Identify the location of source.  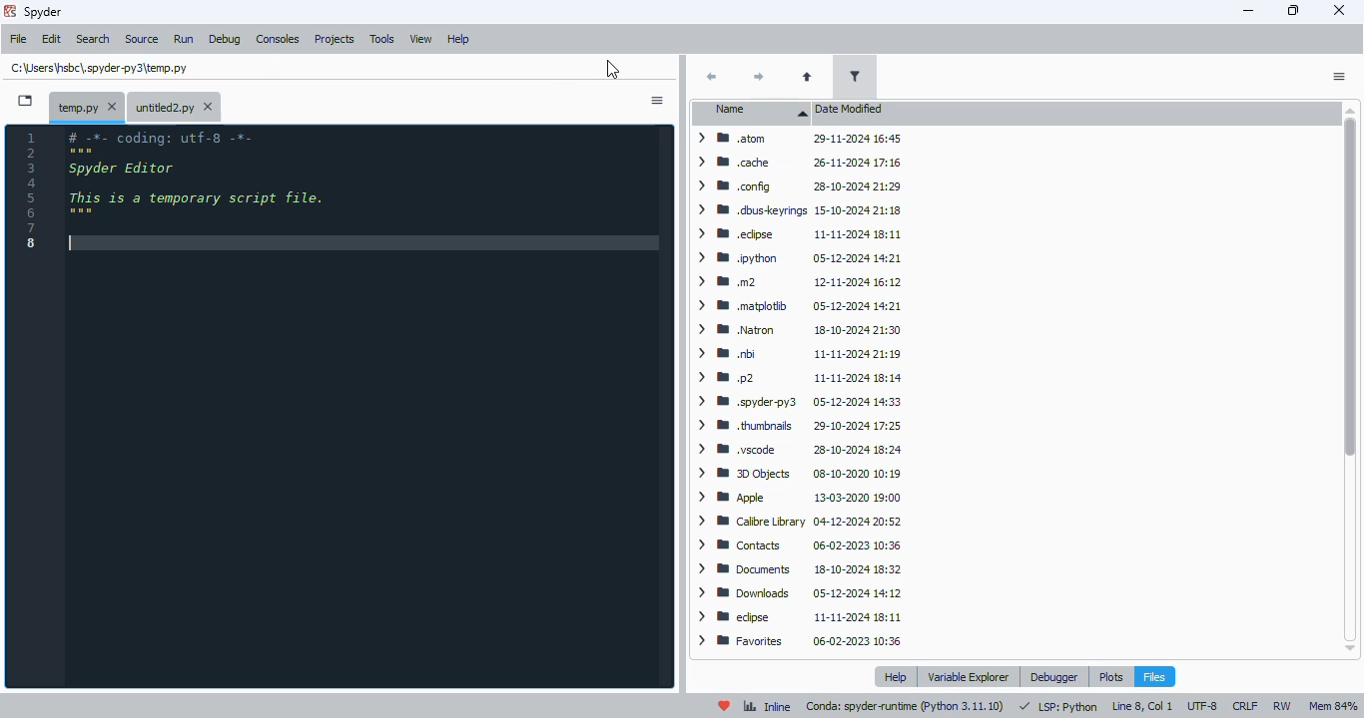
(143, 39).